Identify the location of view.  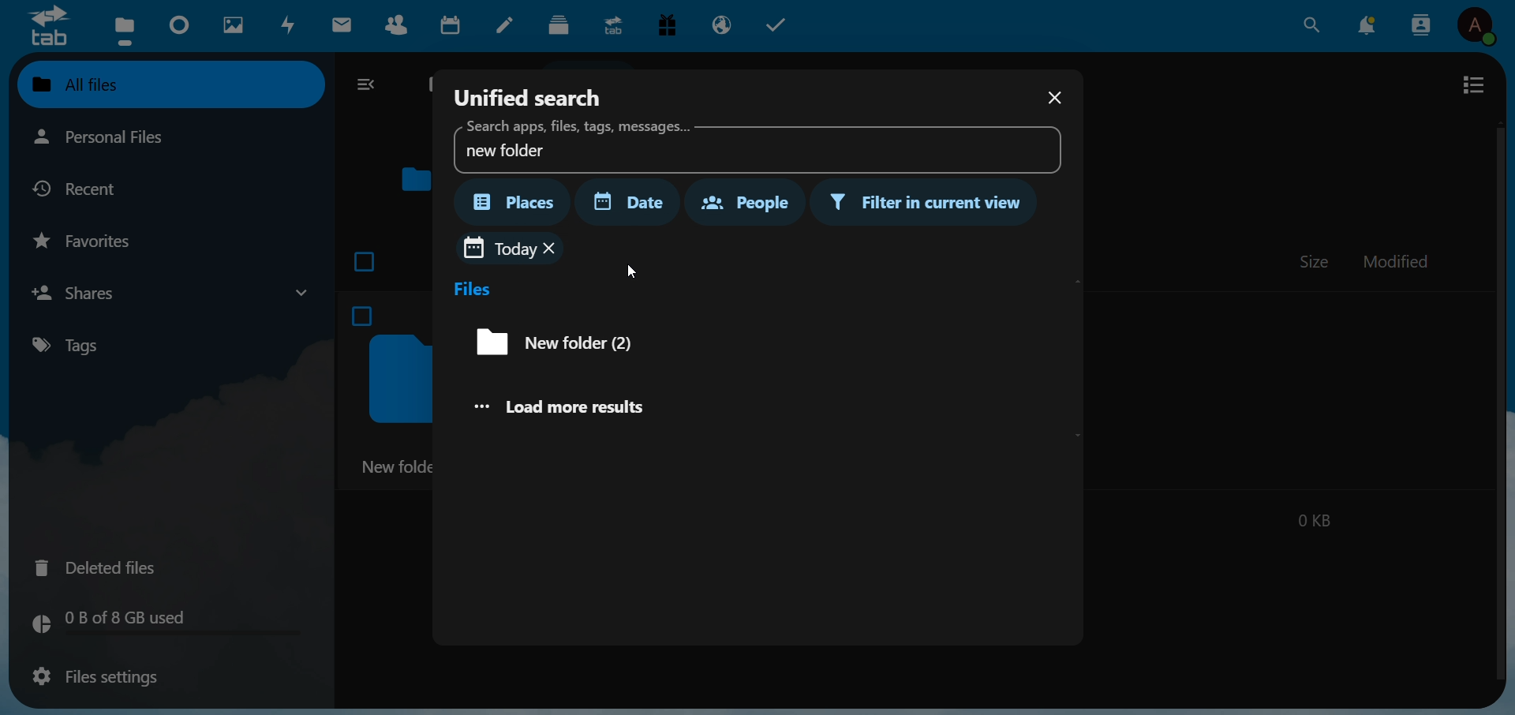
(1473, 84).